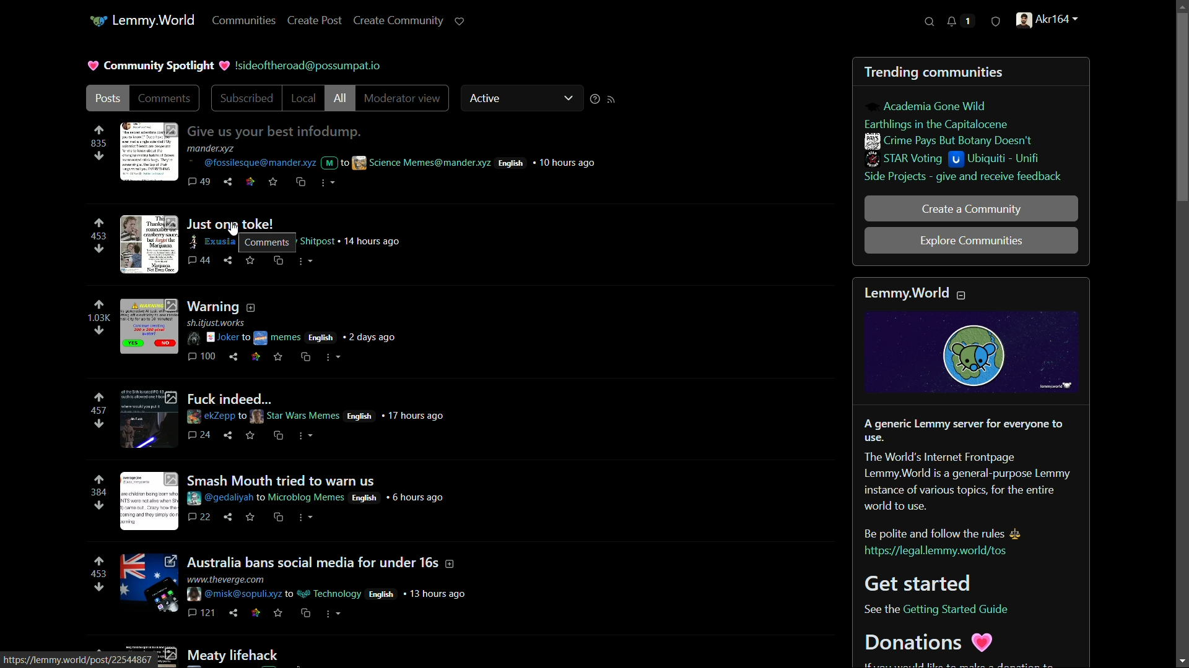  I want to click on Ubiquiti - Unifi, so click(997, 159).